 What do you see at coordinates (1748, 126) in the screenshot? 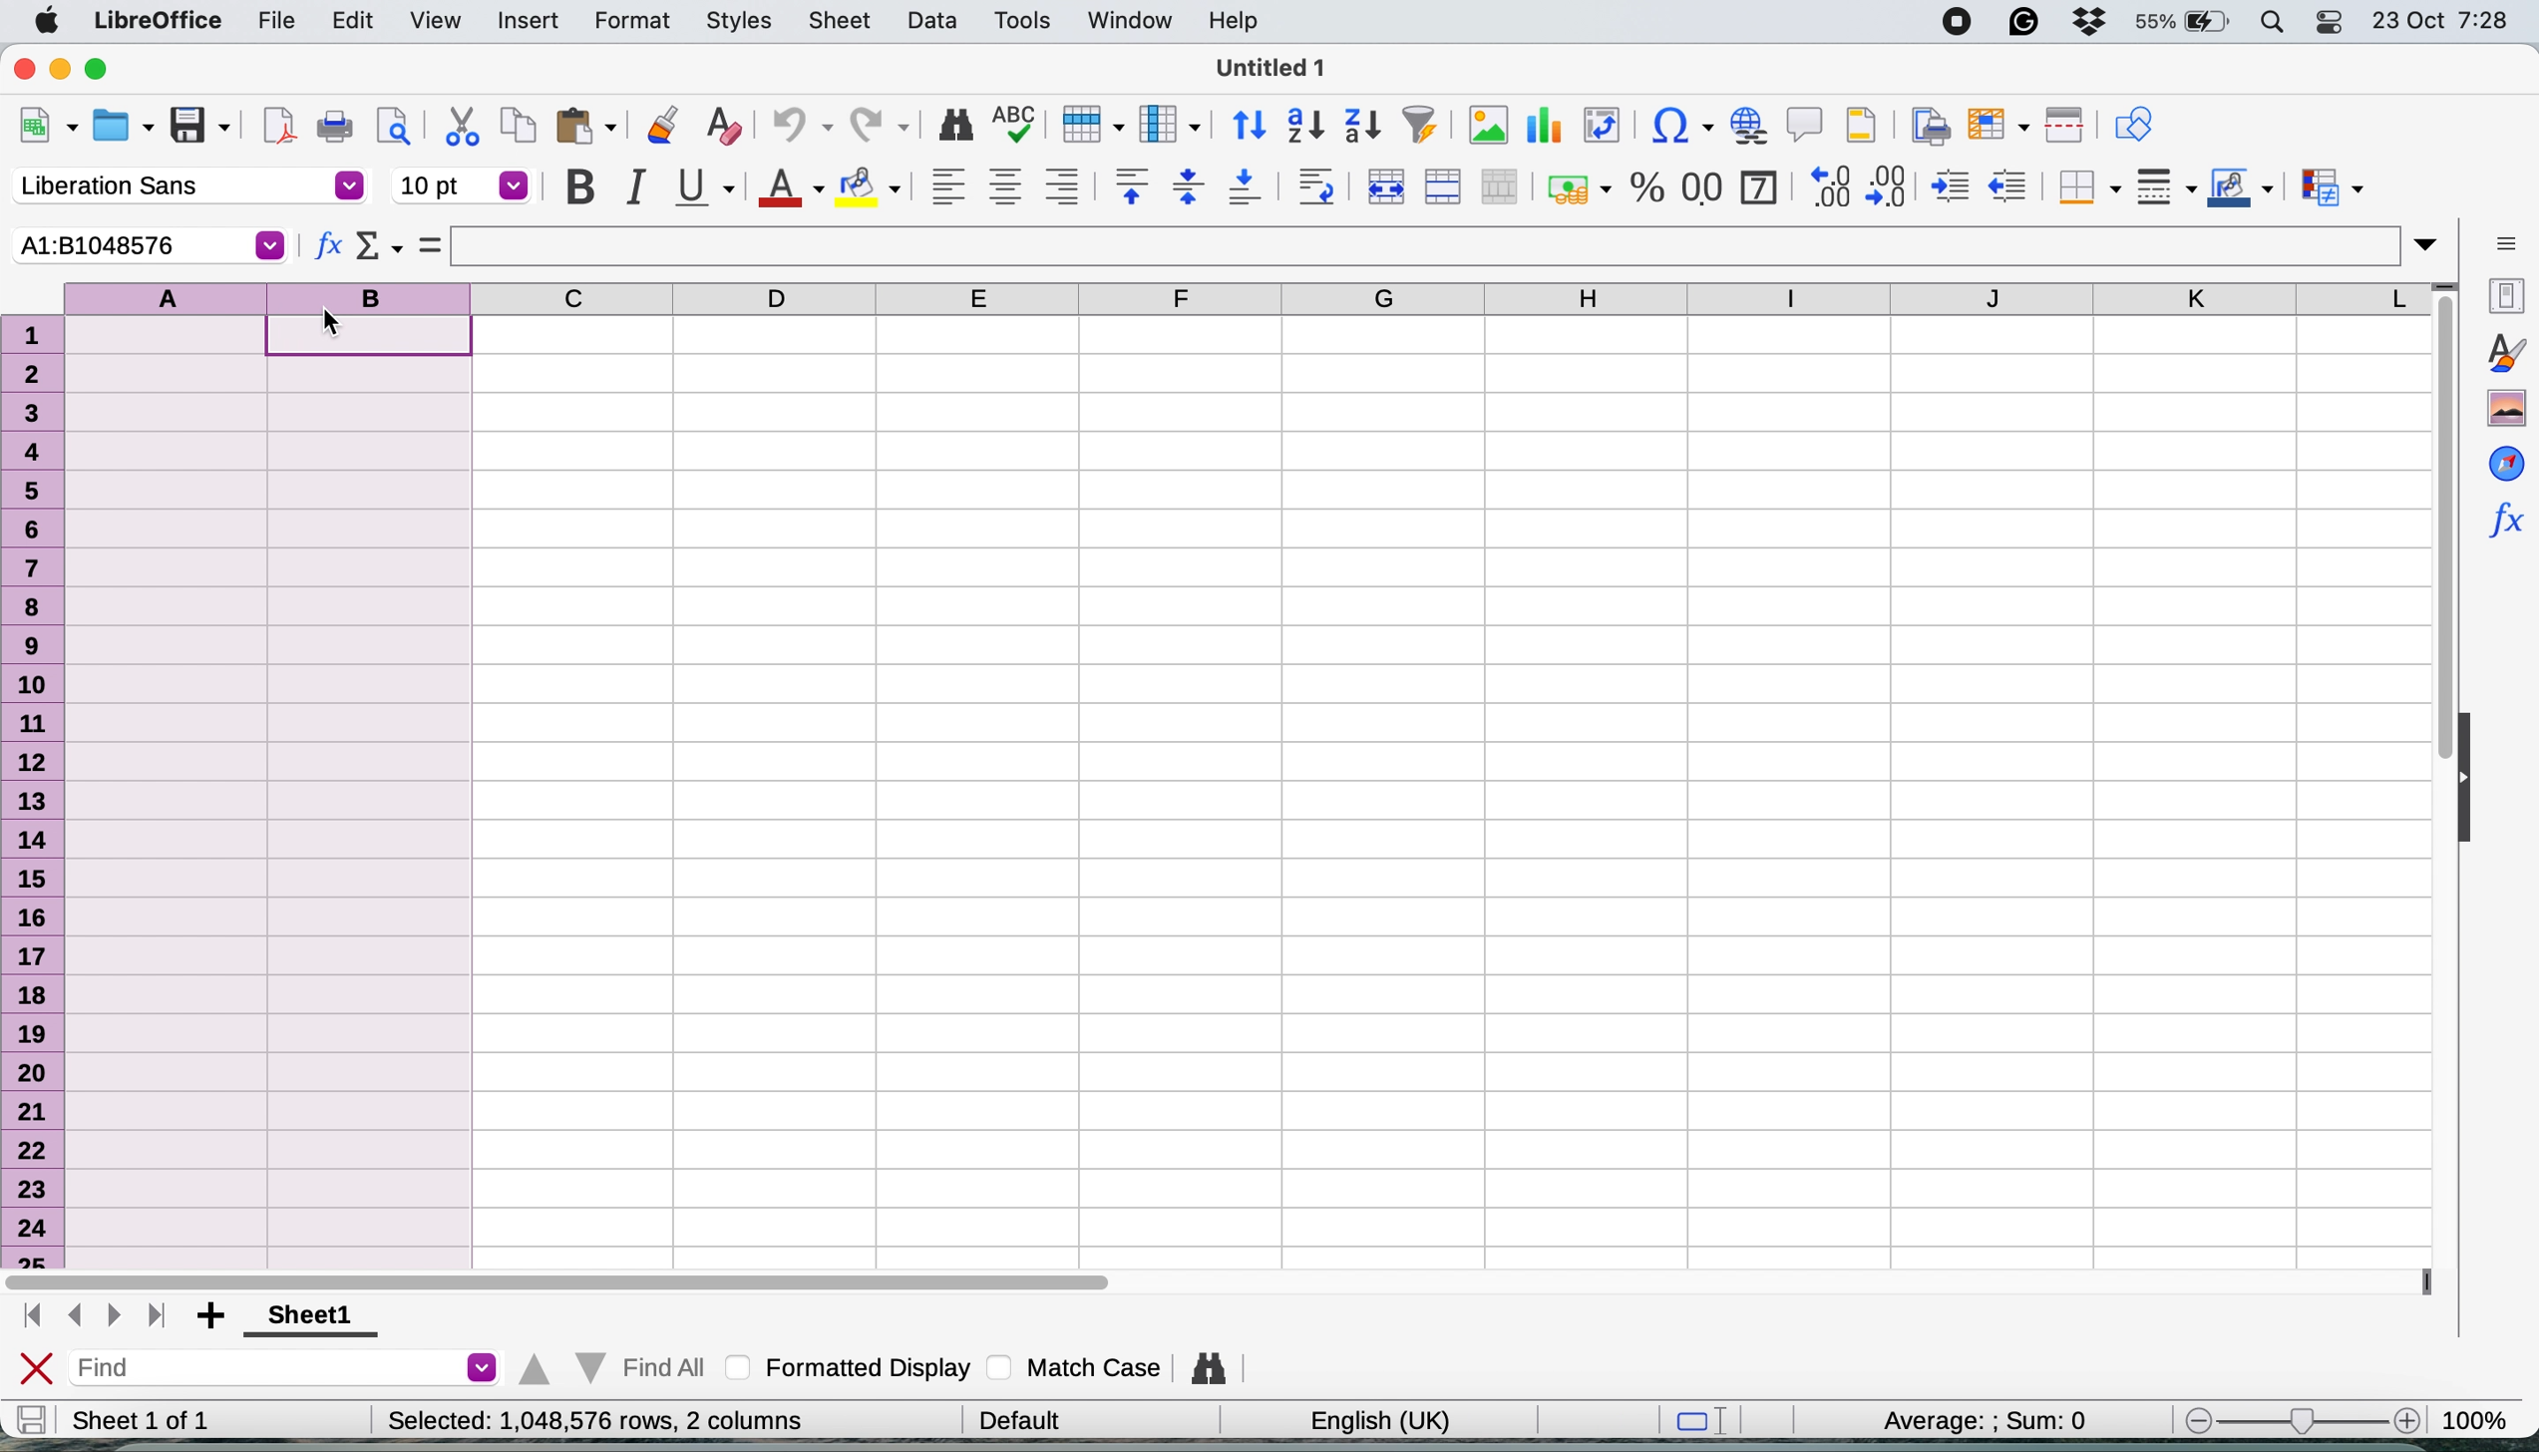
I see `insert hyperlink` at bounding box center [1748, 126].